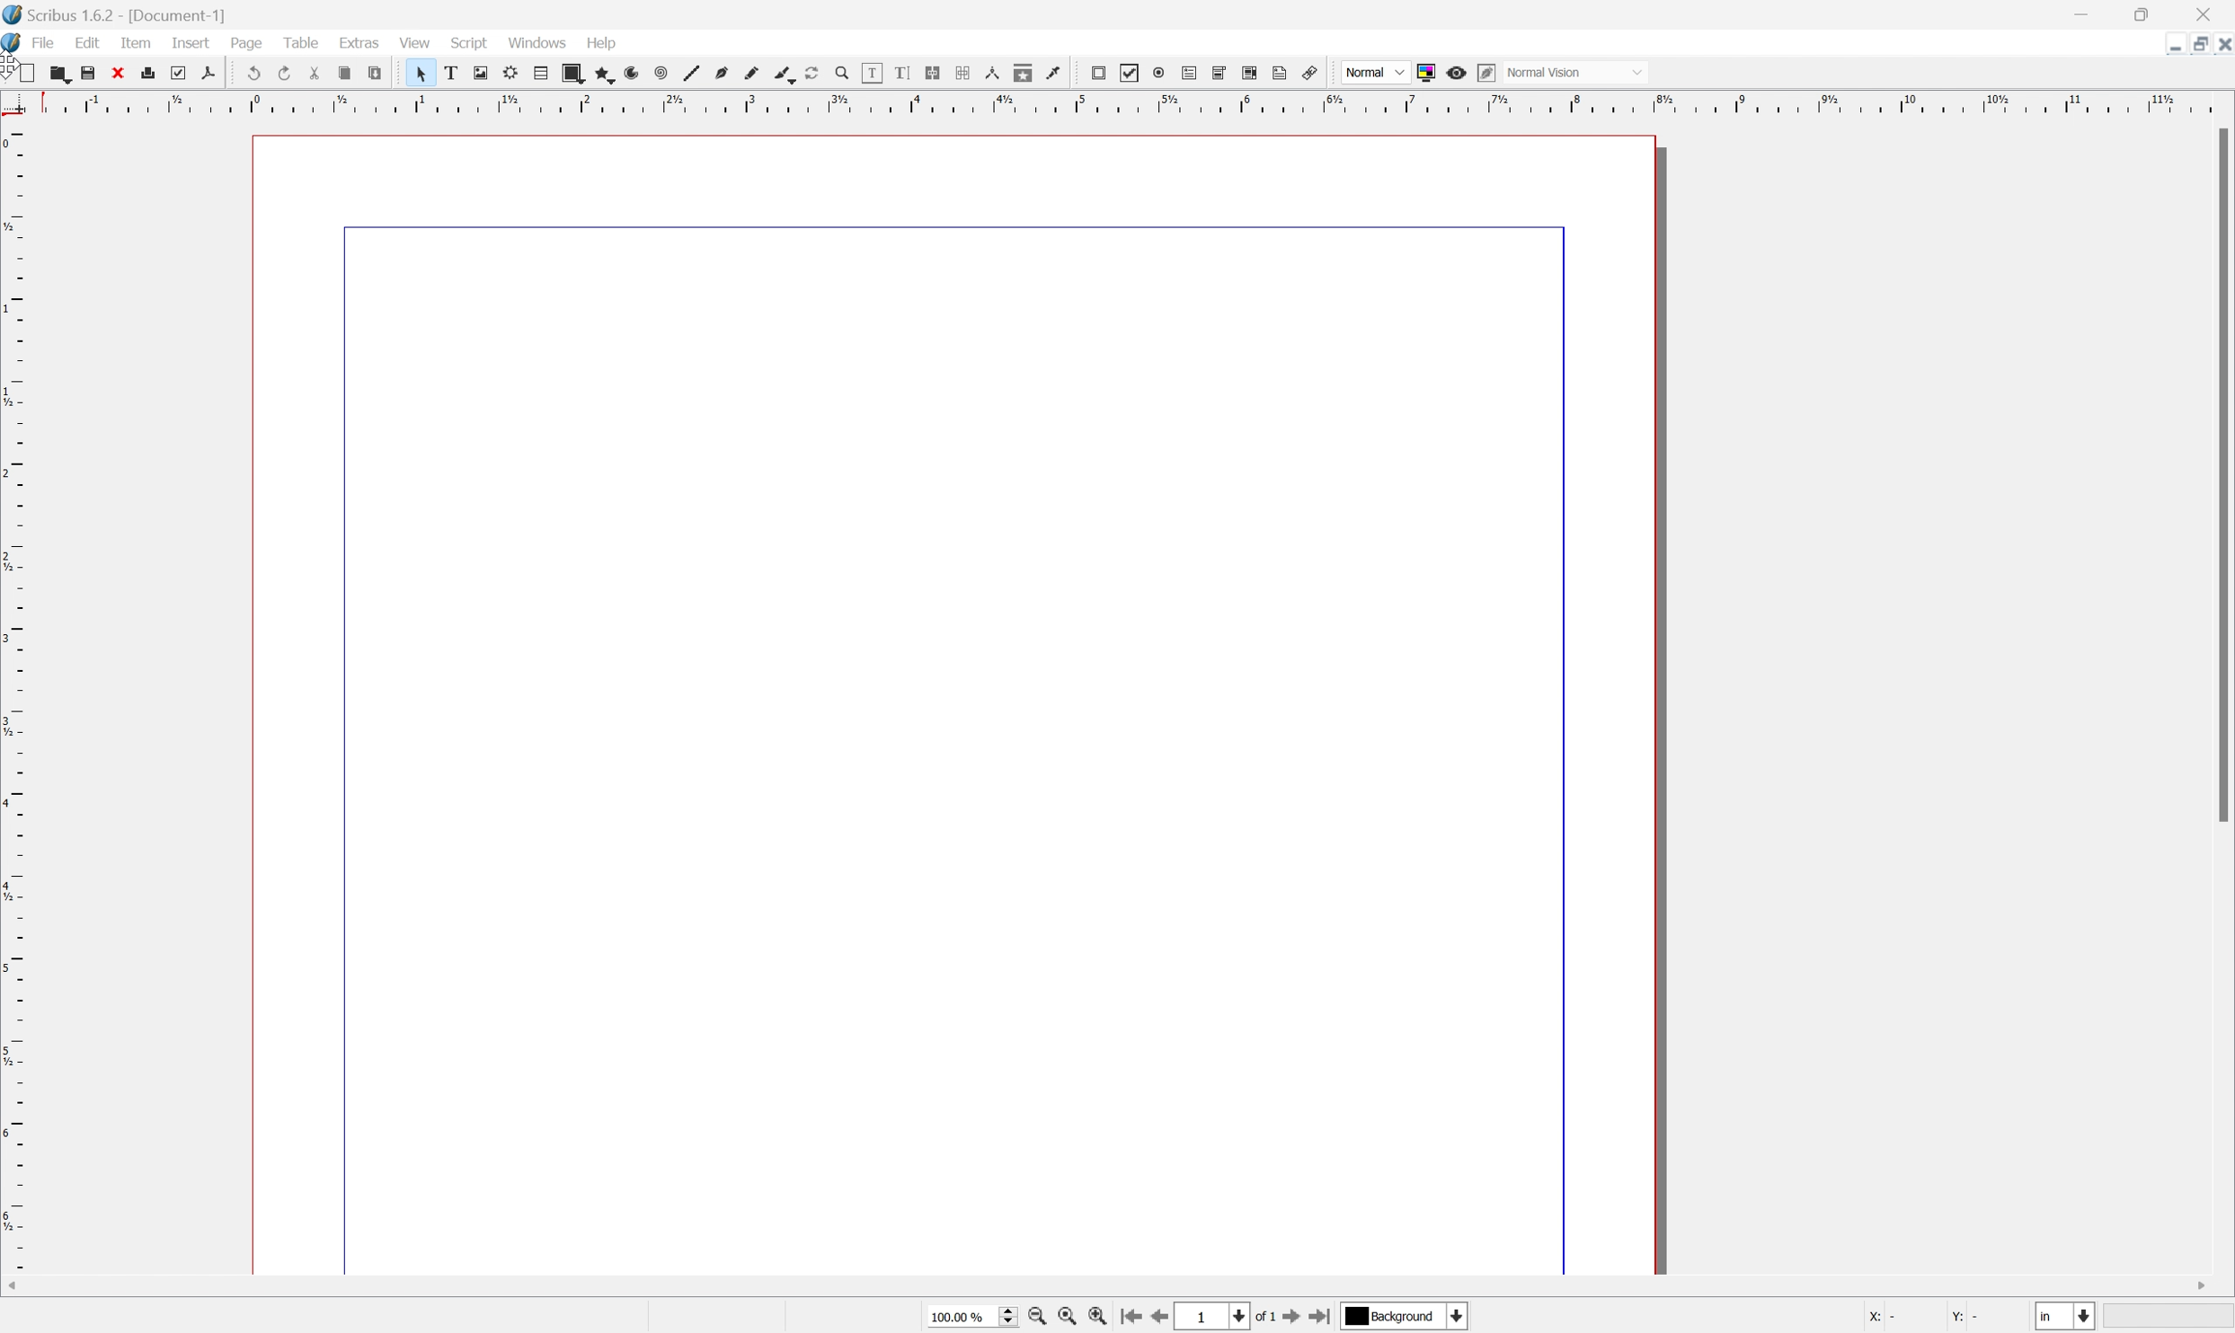 The height and width of the screenshot is (1333, 2235). I want to click on pdf radio button, so click(1160, 74).